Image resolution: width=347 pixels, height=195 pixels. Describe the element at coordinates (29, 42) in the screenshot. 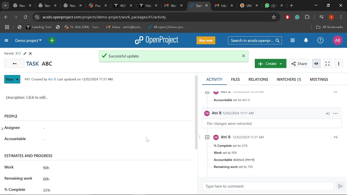

I see `Current projrct` at that location.